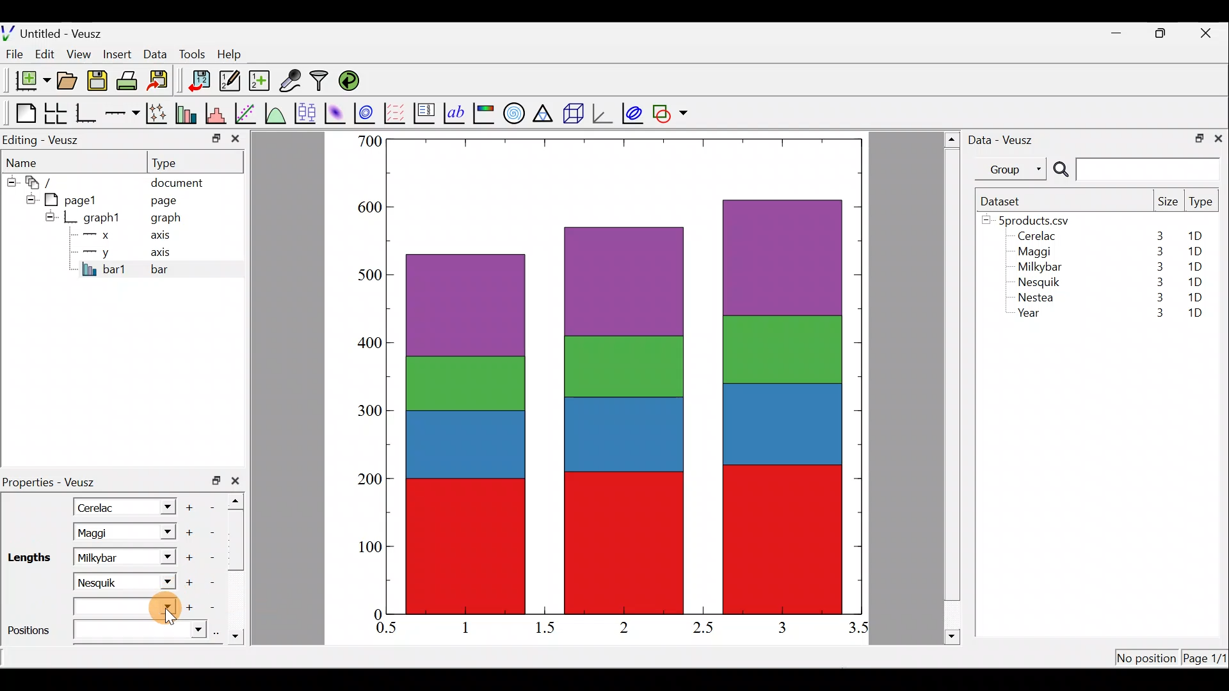  I want to click on Tools, so click(191, 53).